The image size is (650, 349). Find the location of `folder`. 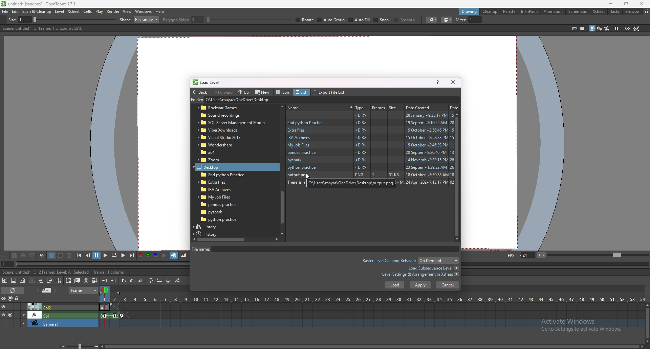

folder is located at coordinates (215, 167).